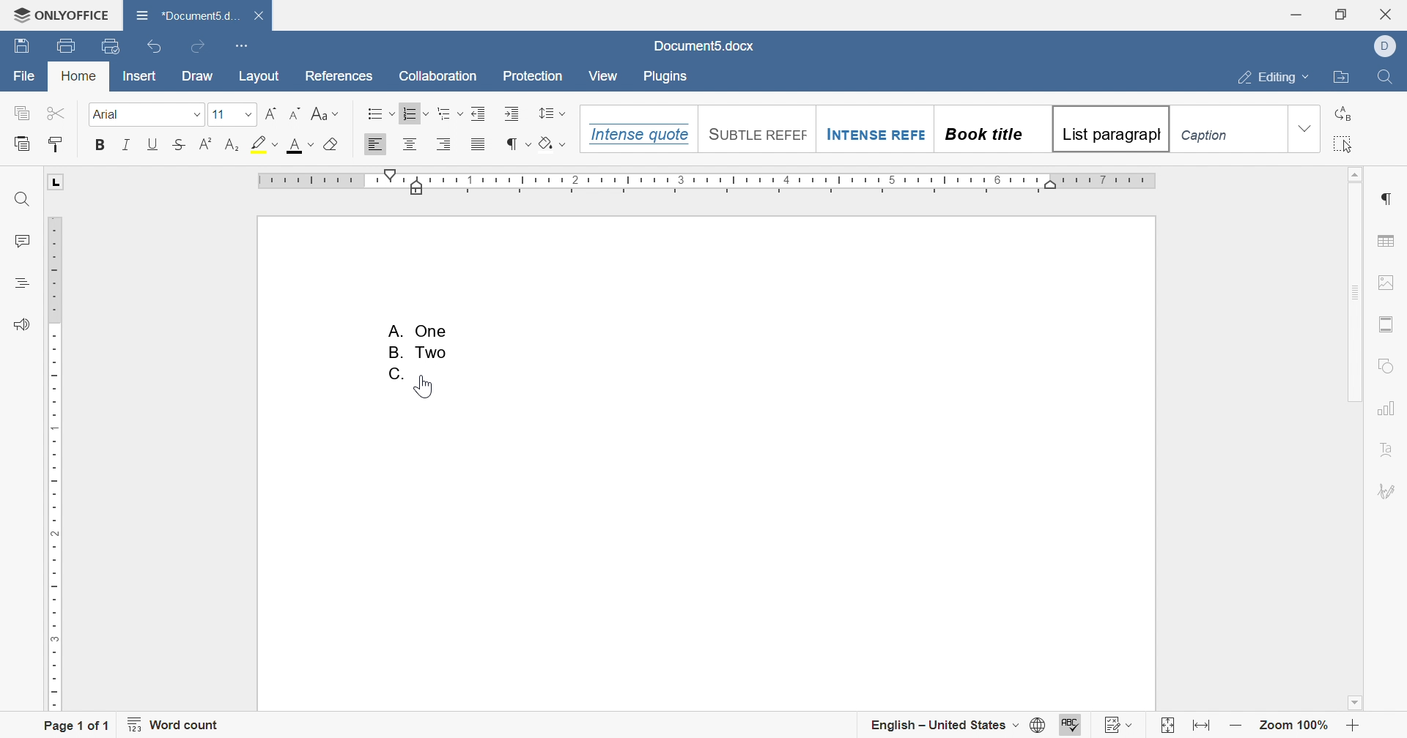  Describe the element at coordinates (416, 112) in the screenshot. I see `Numbering` at that location.